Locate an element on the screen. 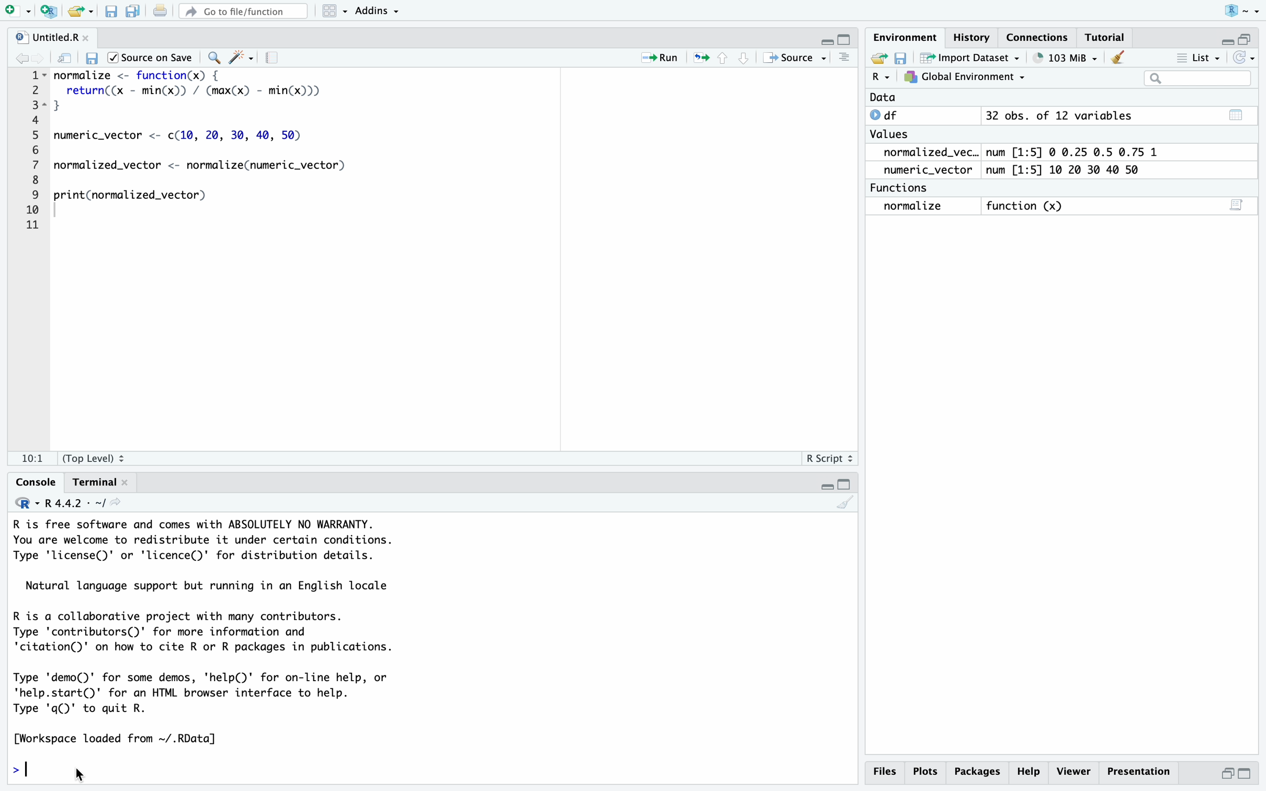 The image size is (1266, 791). Load workspace is located at coordinates (878, 59).